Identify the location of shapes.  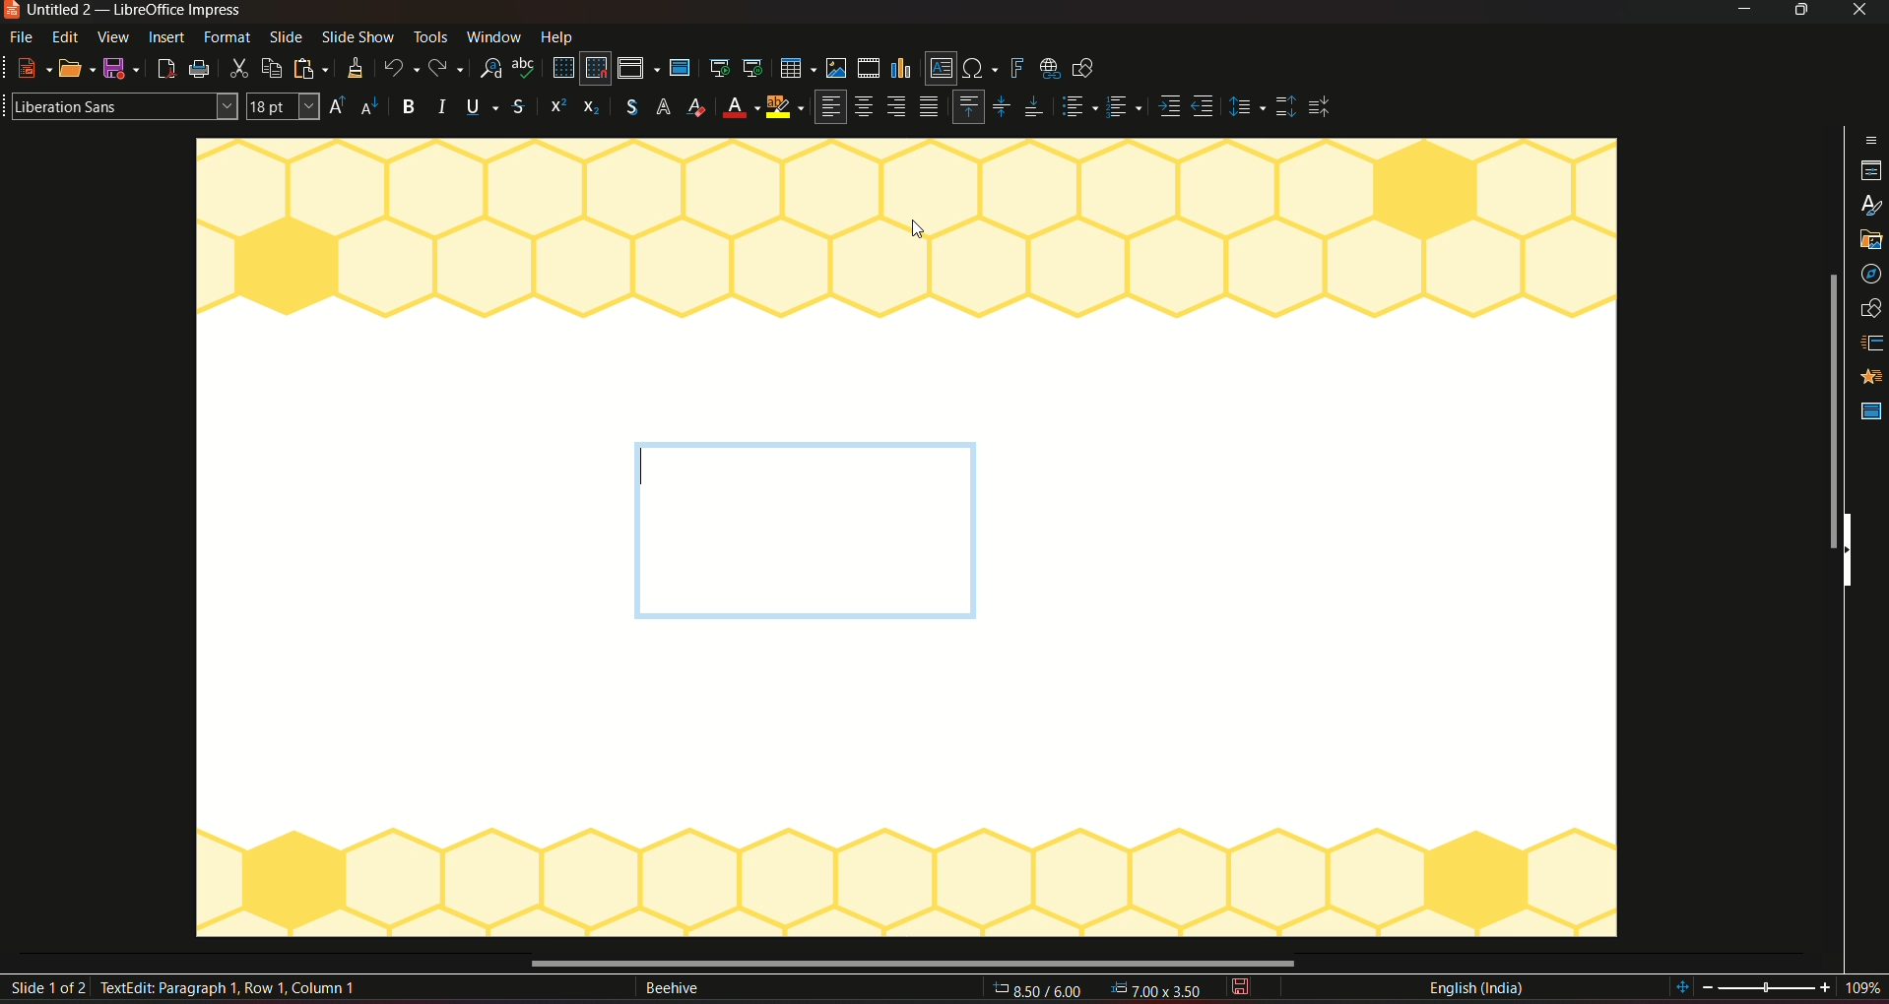
(1873, 270).